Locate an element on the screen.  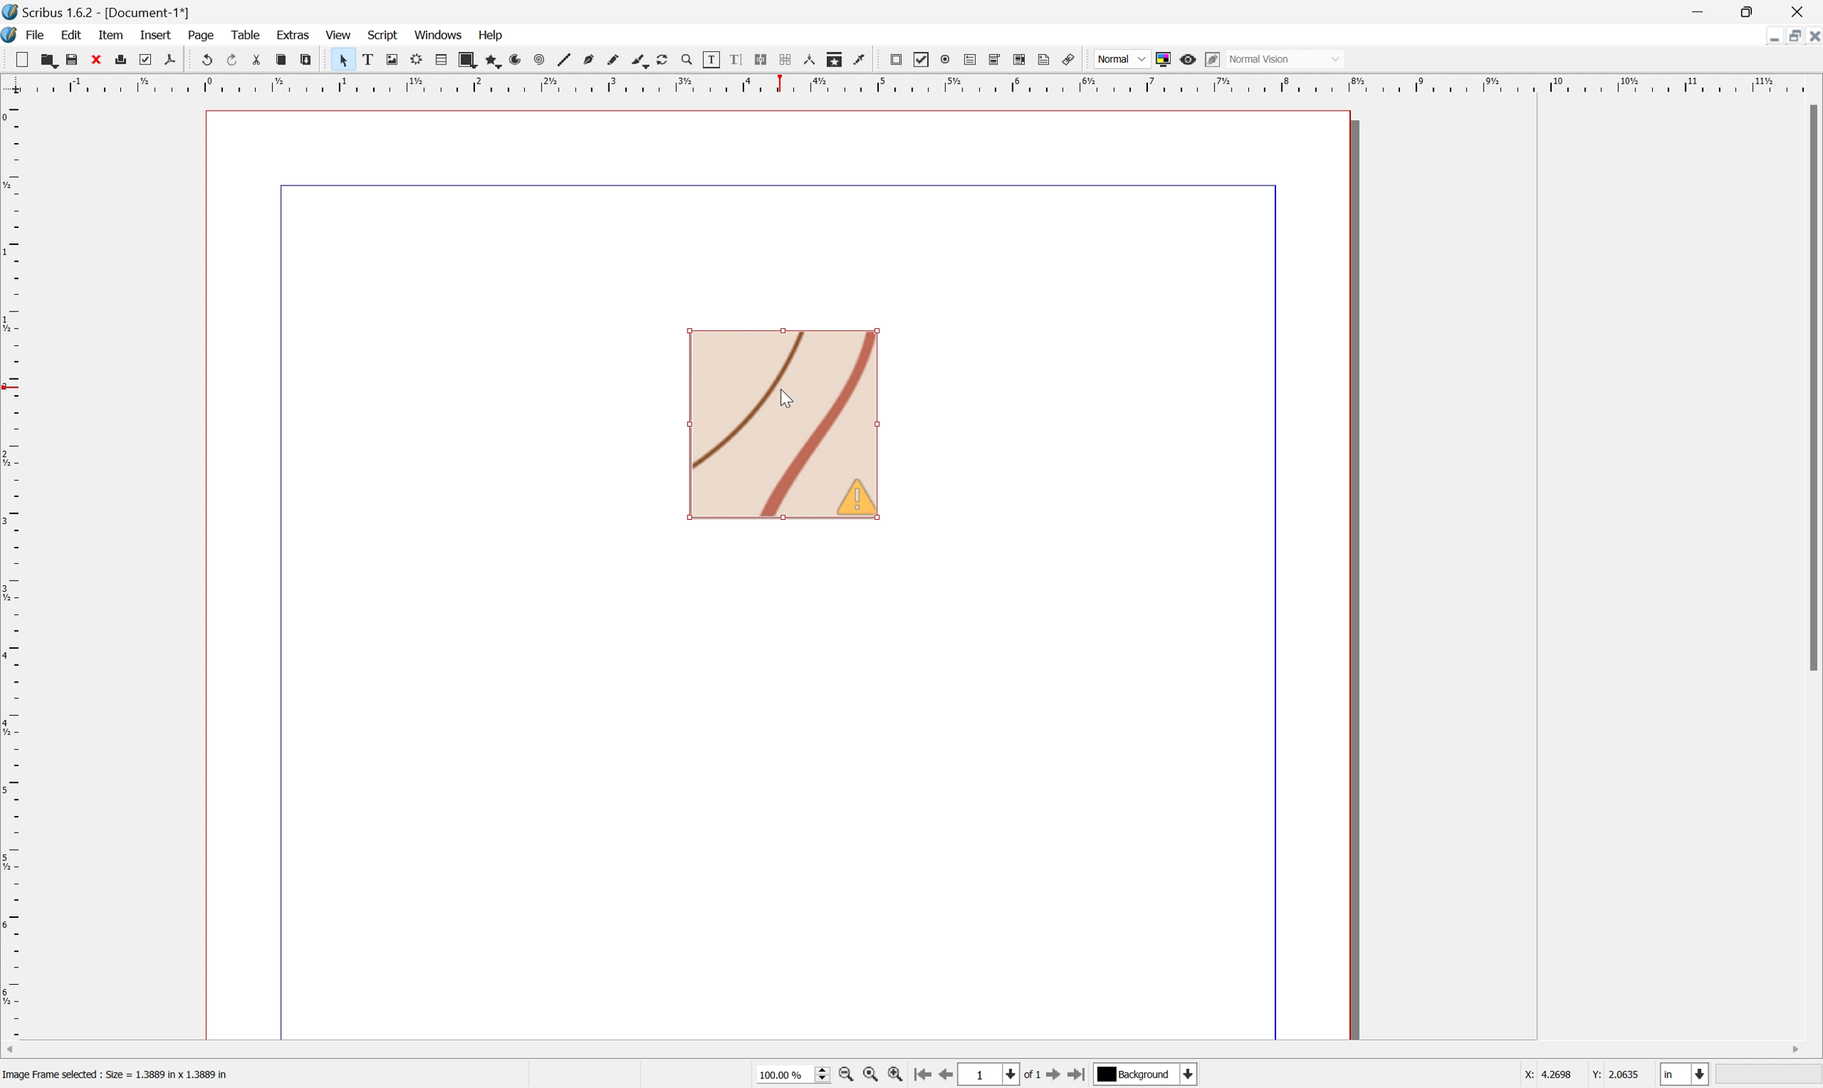
Insert is located at coordinates (155, 35).